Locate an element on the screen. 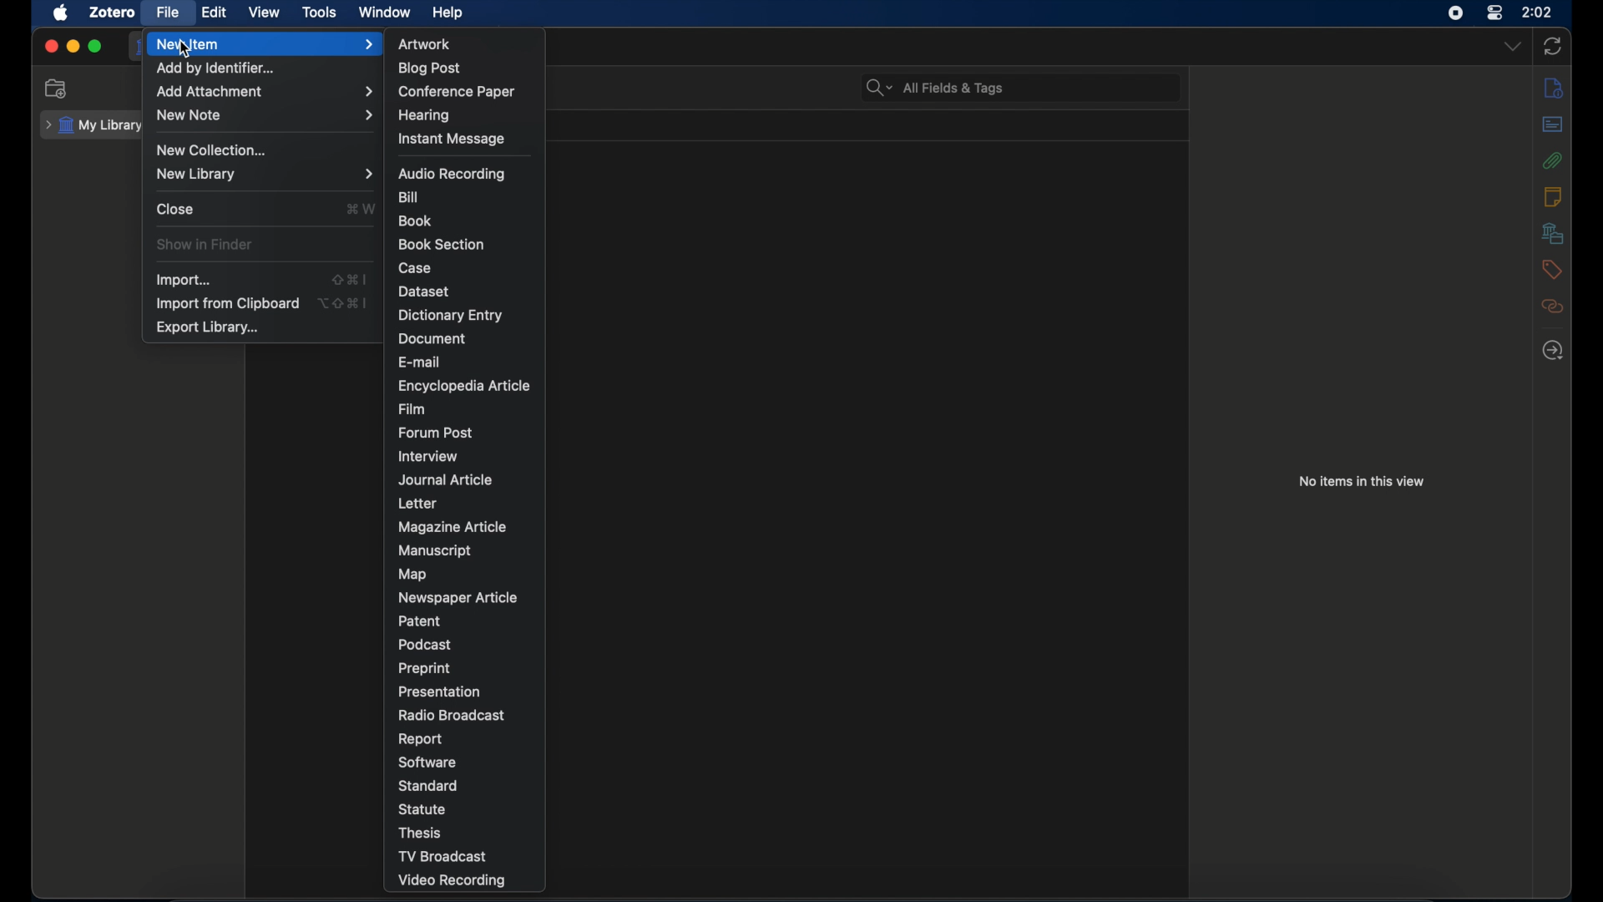 The height and width of the screenshot is (902, 1603). add attachment is located at coordinates (265, 93).